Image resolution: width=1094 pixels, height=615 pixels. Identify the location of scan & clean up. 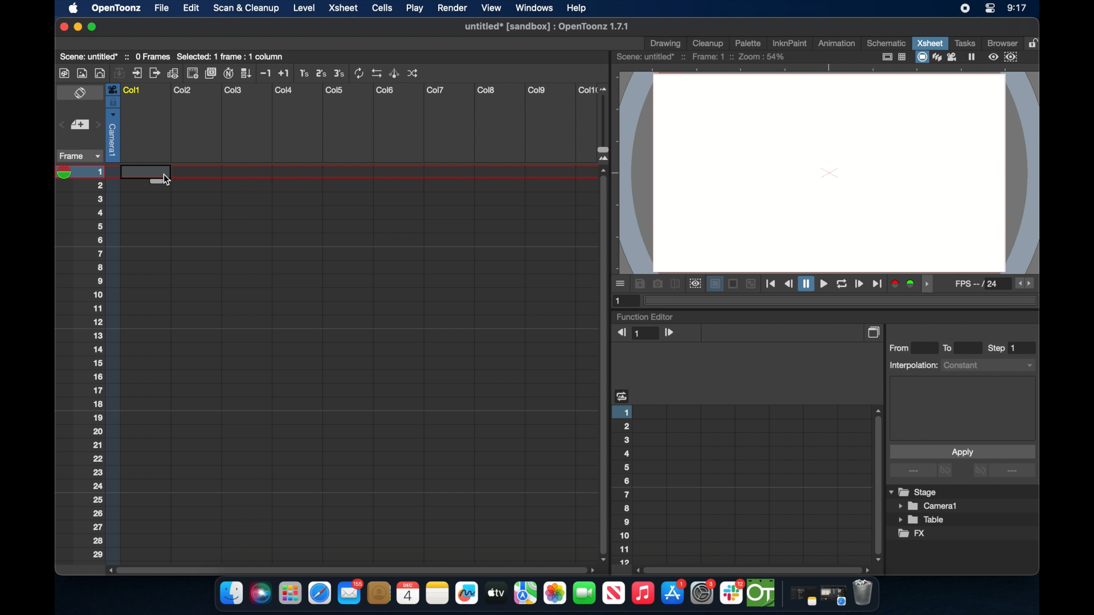
(246, 9).